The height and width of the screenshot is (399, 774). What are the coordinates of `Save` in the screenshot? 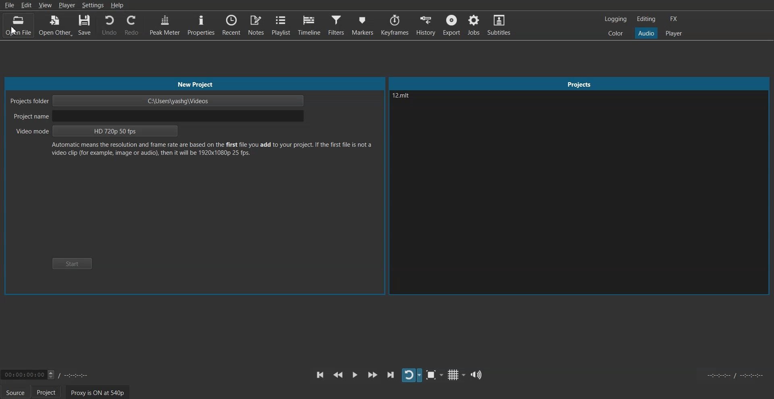 It's located at (84, 26).